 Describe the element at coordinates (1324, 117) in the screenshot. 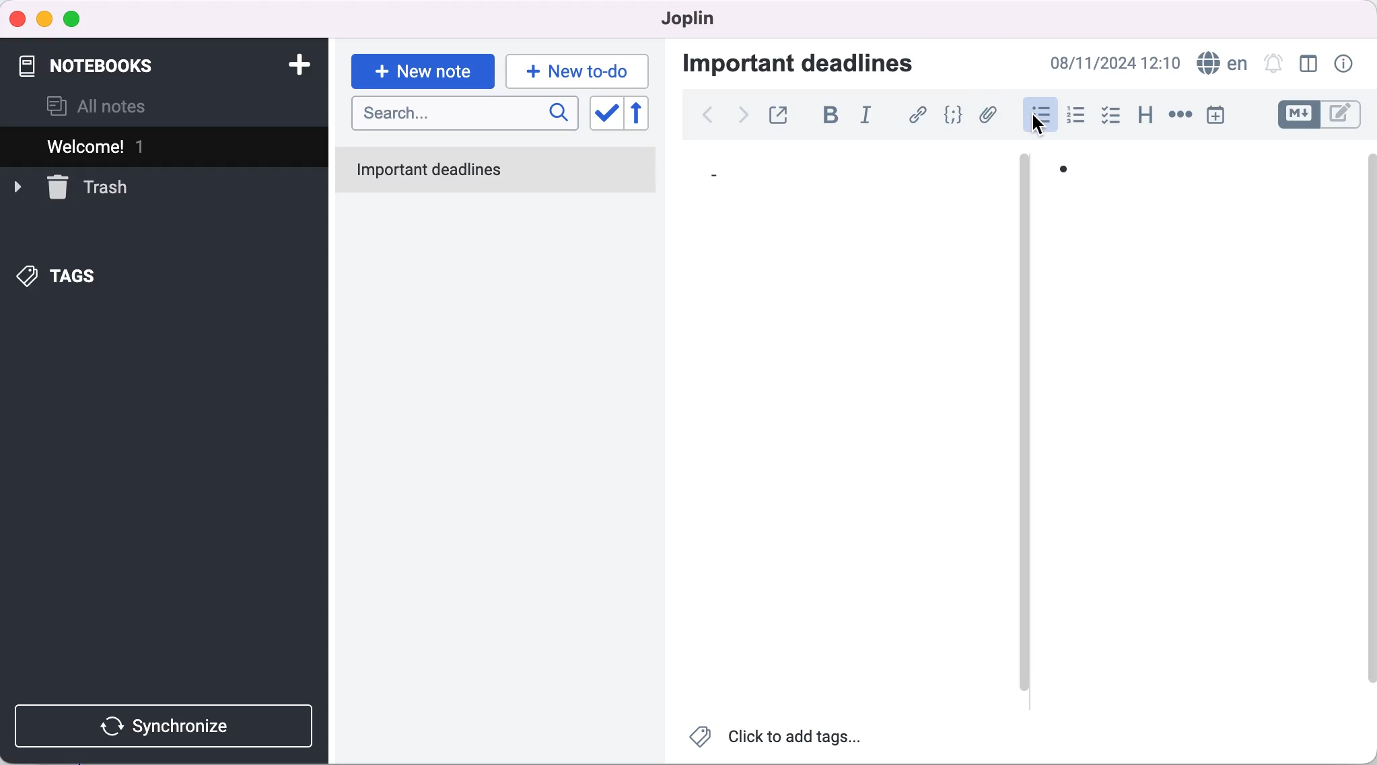

I see `toggle editors` at that location.